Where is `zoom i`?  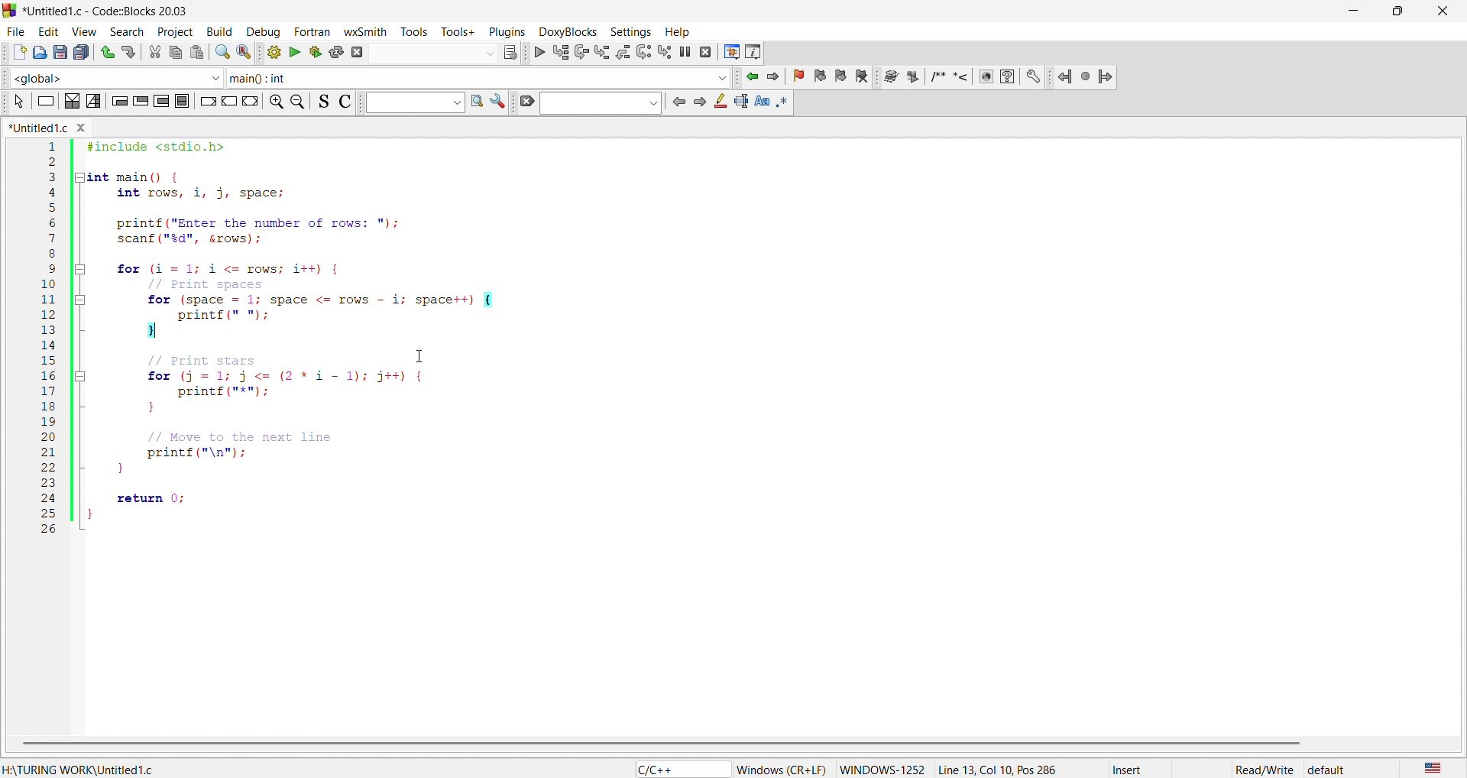 zoom i is located at coordinates (274, 102).